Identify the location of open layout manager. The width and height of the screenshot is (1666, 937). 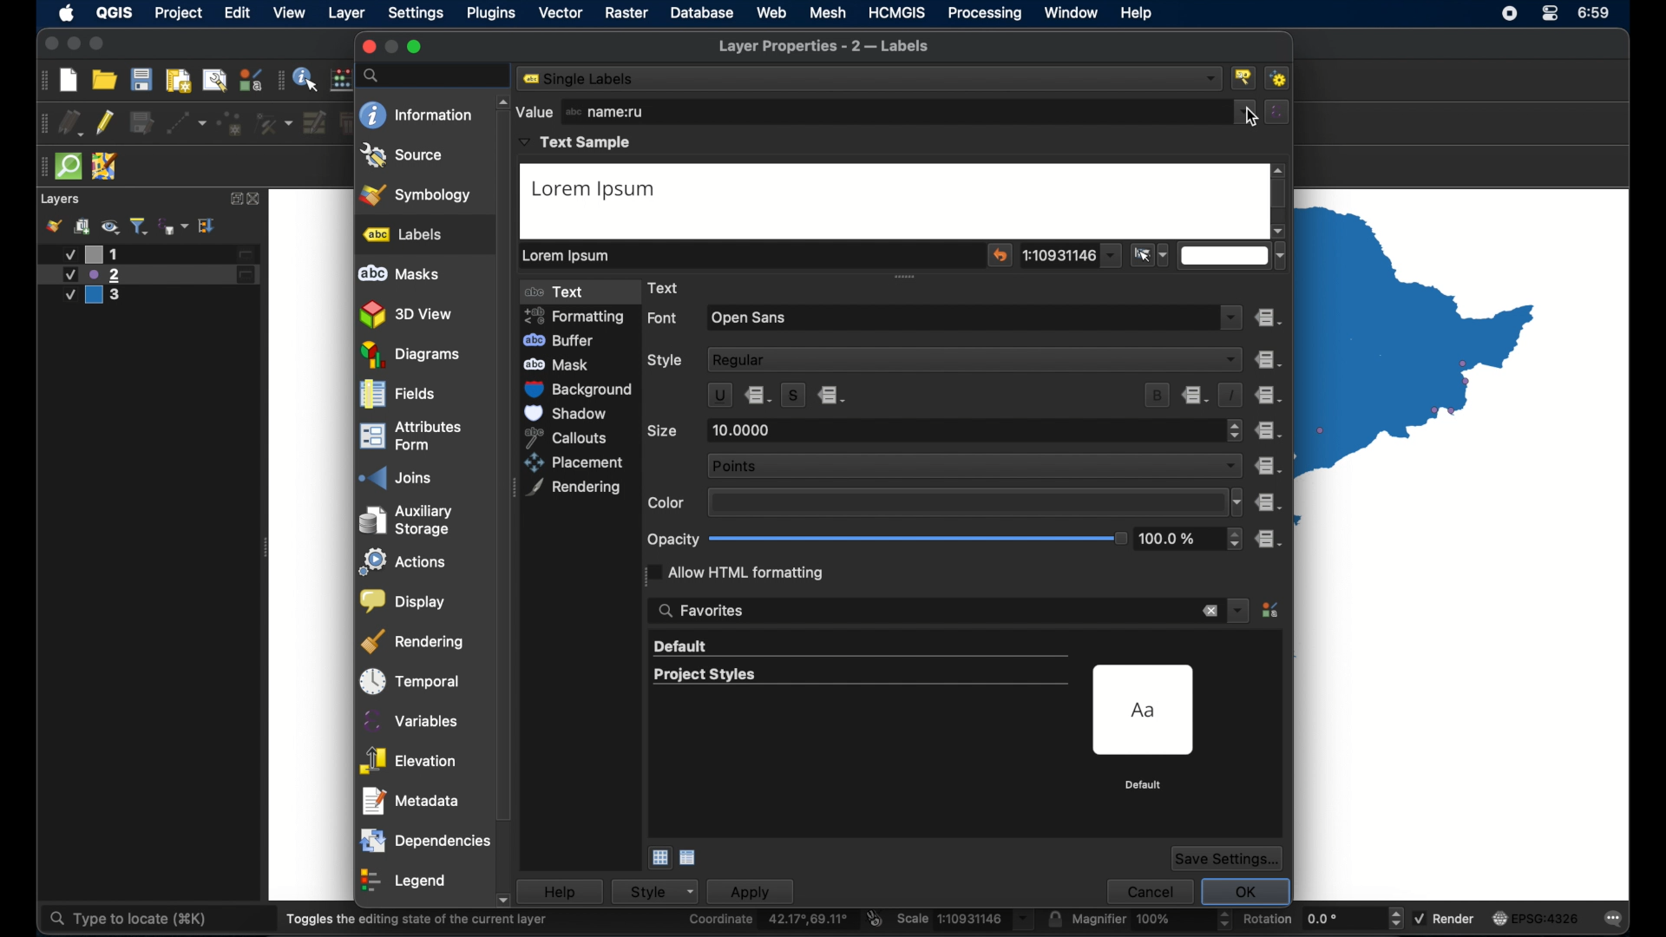
(214, 81).